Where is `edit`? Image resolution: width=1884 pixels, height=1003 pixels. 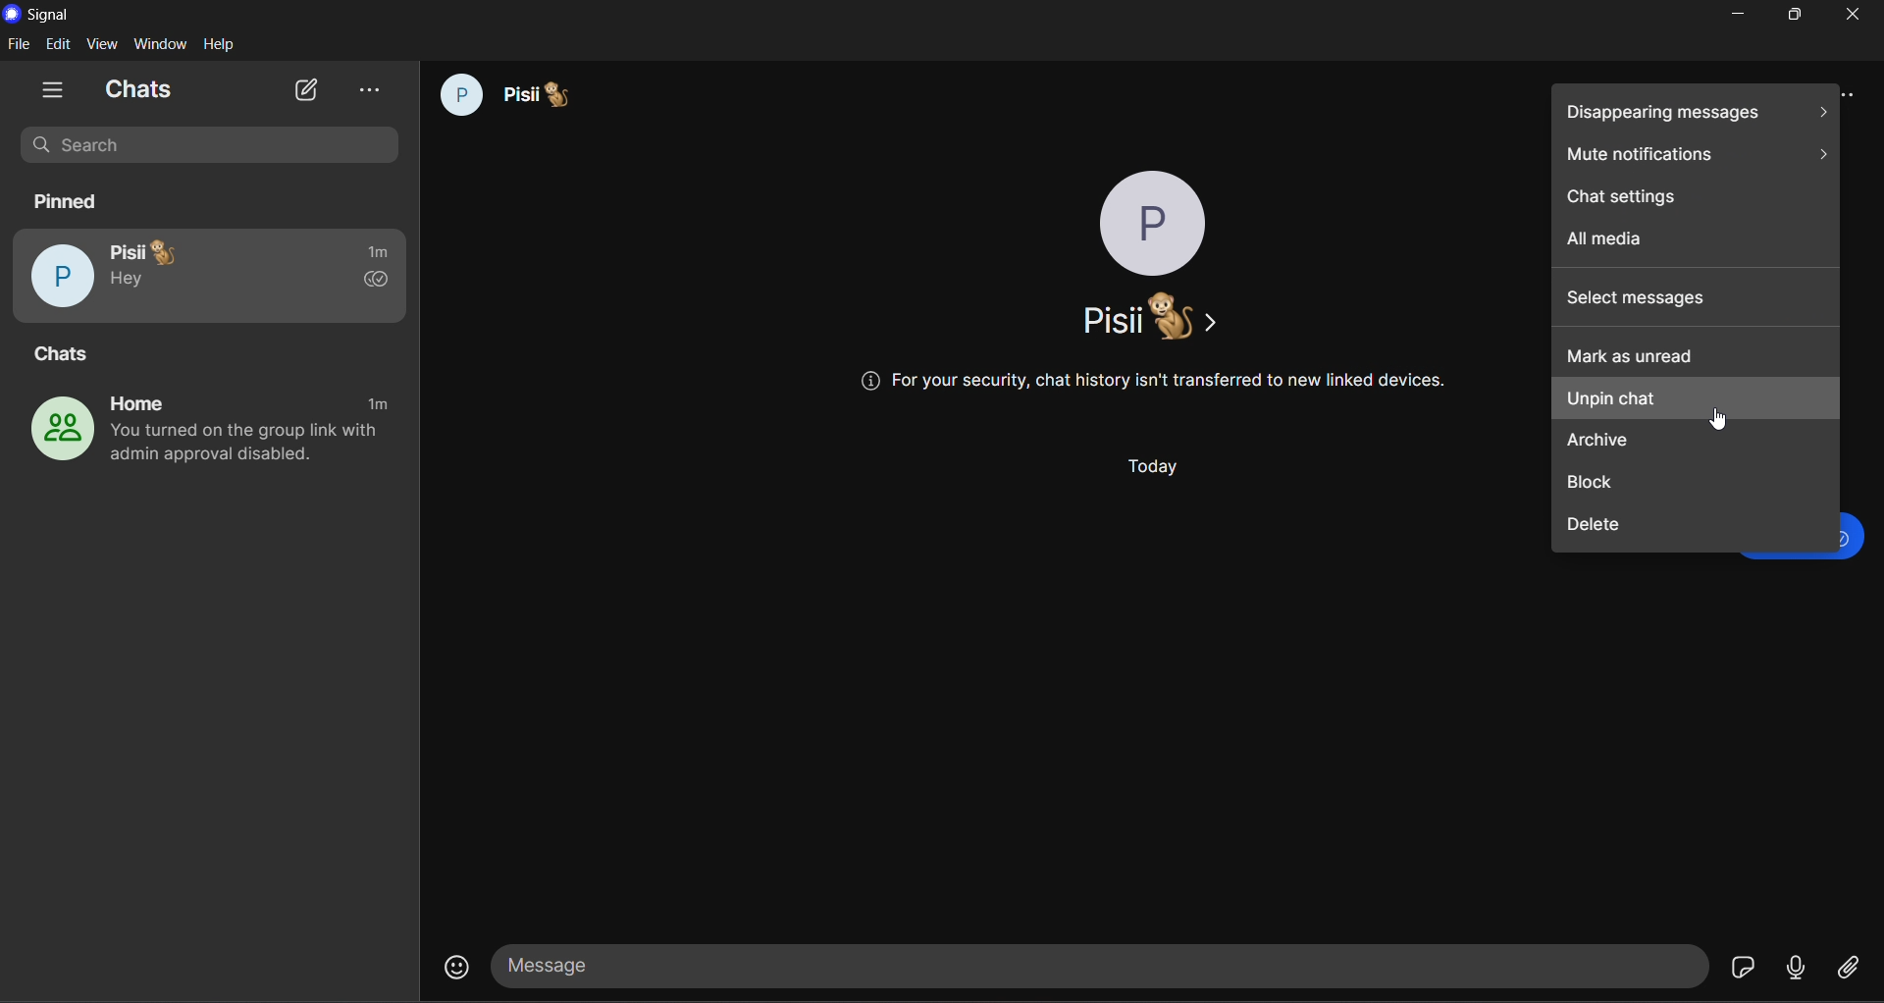 edit is located at coordinates (60, 43).